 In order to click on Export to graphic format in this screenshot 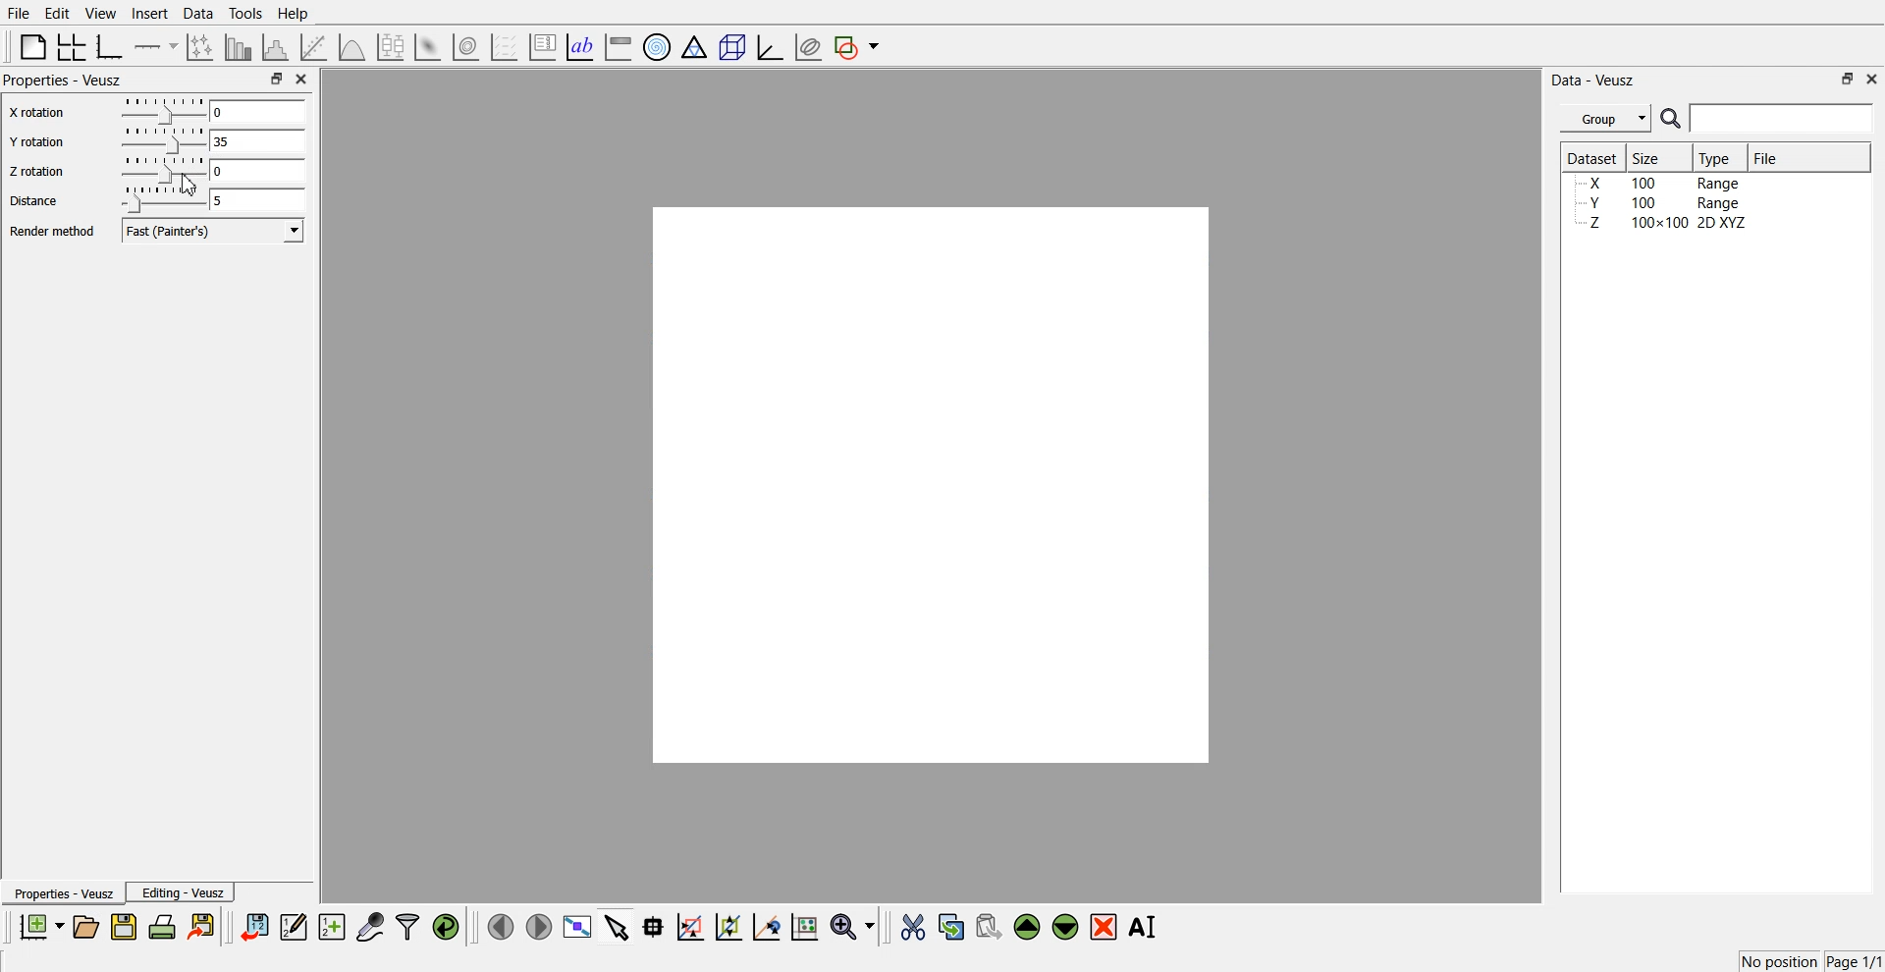, I will do `click(203, 926)`.